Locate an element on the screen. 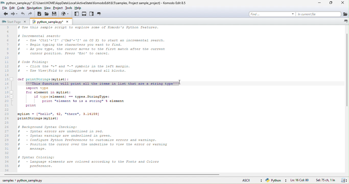 Image resolution: width=349 pixels, height=184 pixels. bottom pane is located at coordinates (85, 14).